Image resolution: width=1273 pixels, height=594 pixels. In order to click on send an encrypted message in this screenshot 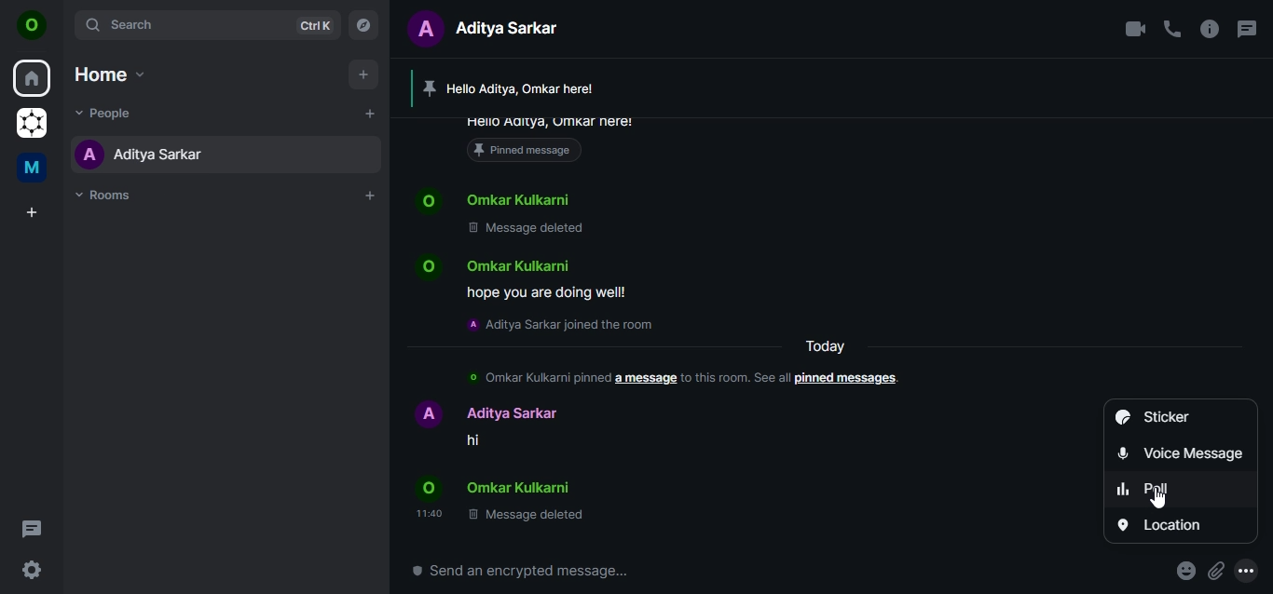, I will do `click(623, 576)`.